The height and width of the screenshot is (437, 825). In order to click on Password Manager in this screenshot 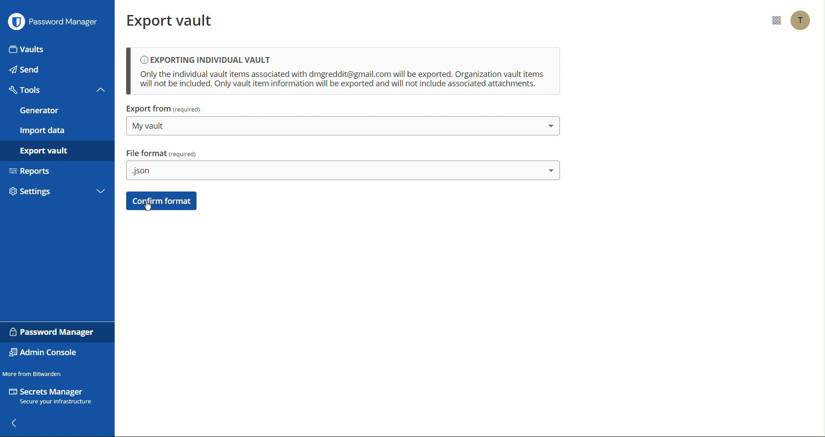, I will do `click(51, 333)`.